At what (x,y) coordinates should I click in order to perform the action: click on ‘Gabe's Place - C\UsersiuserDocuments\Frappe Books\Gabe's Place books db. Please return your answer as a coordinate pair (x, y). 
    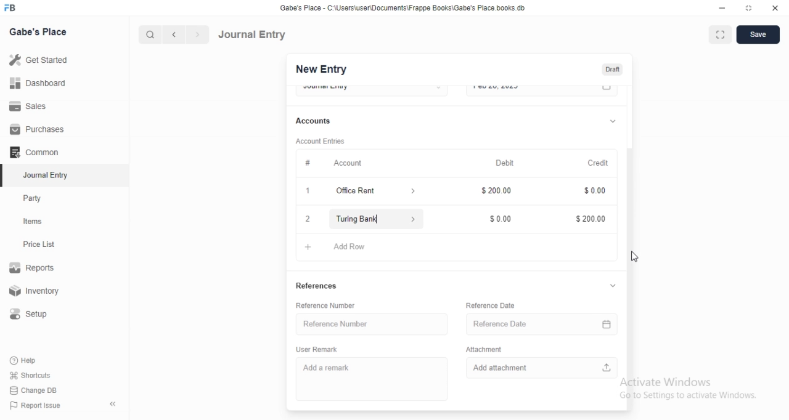
    Looking at the image, I should click on (412, 7).